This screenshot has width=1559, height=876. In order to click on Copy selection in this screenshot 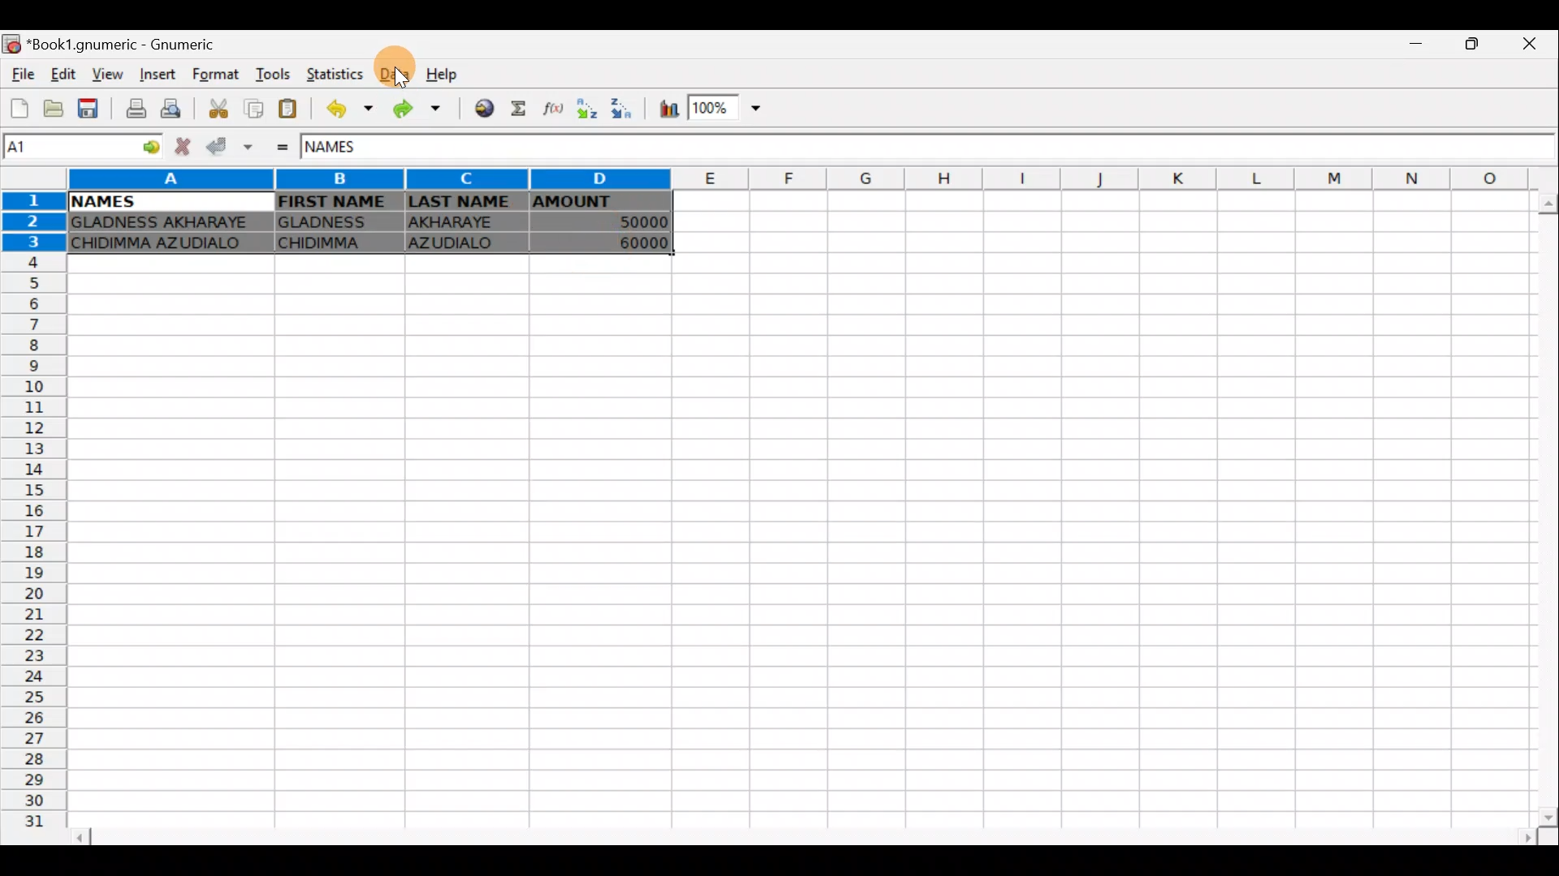, I will do `click(253, 109)`.